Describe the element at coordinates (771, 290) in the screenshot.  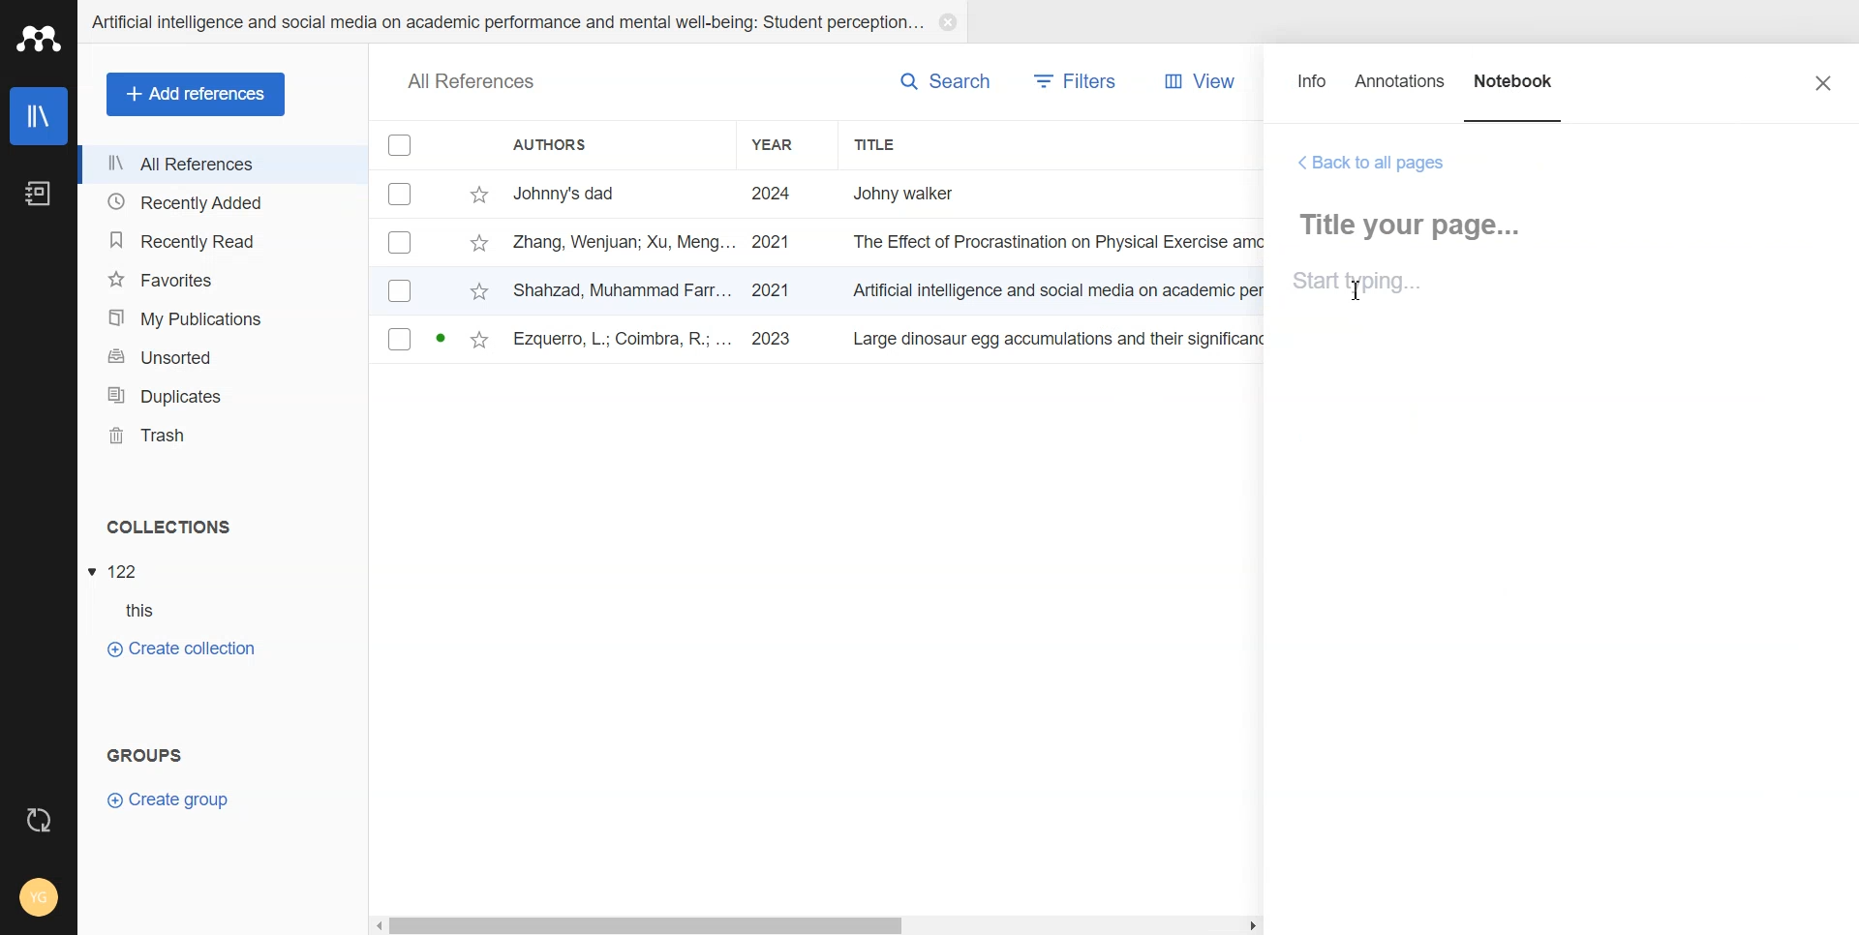
I see `2021` at that location.